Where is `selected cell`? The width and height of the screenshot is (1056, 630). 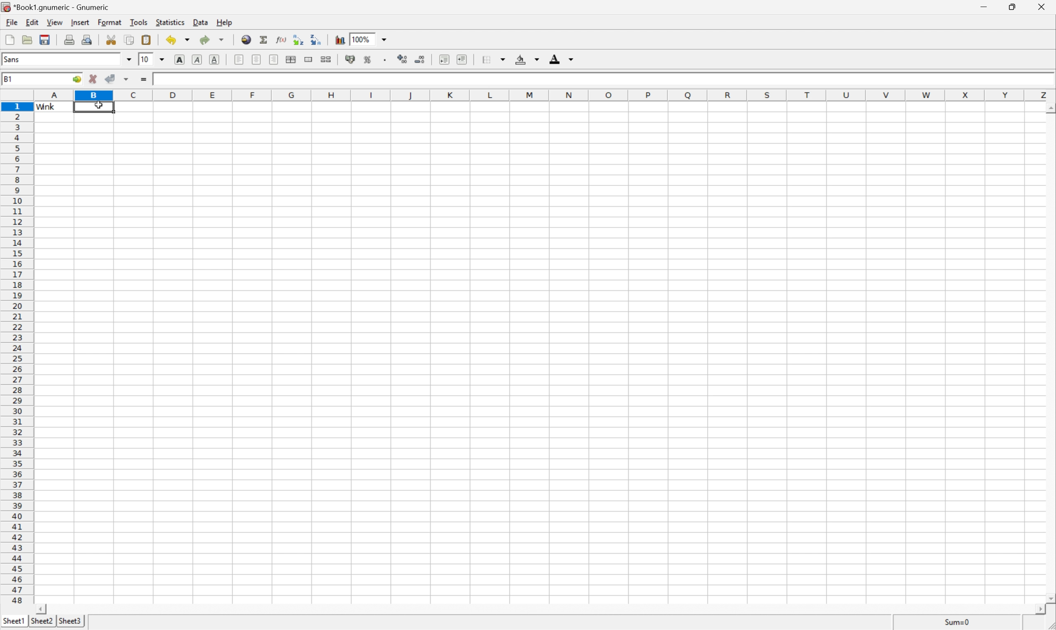
selected cell is located at coordinates (93, 108).